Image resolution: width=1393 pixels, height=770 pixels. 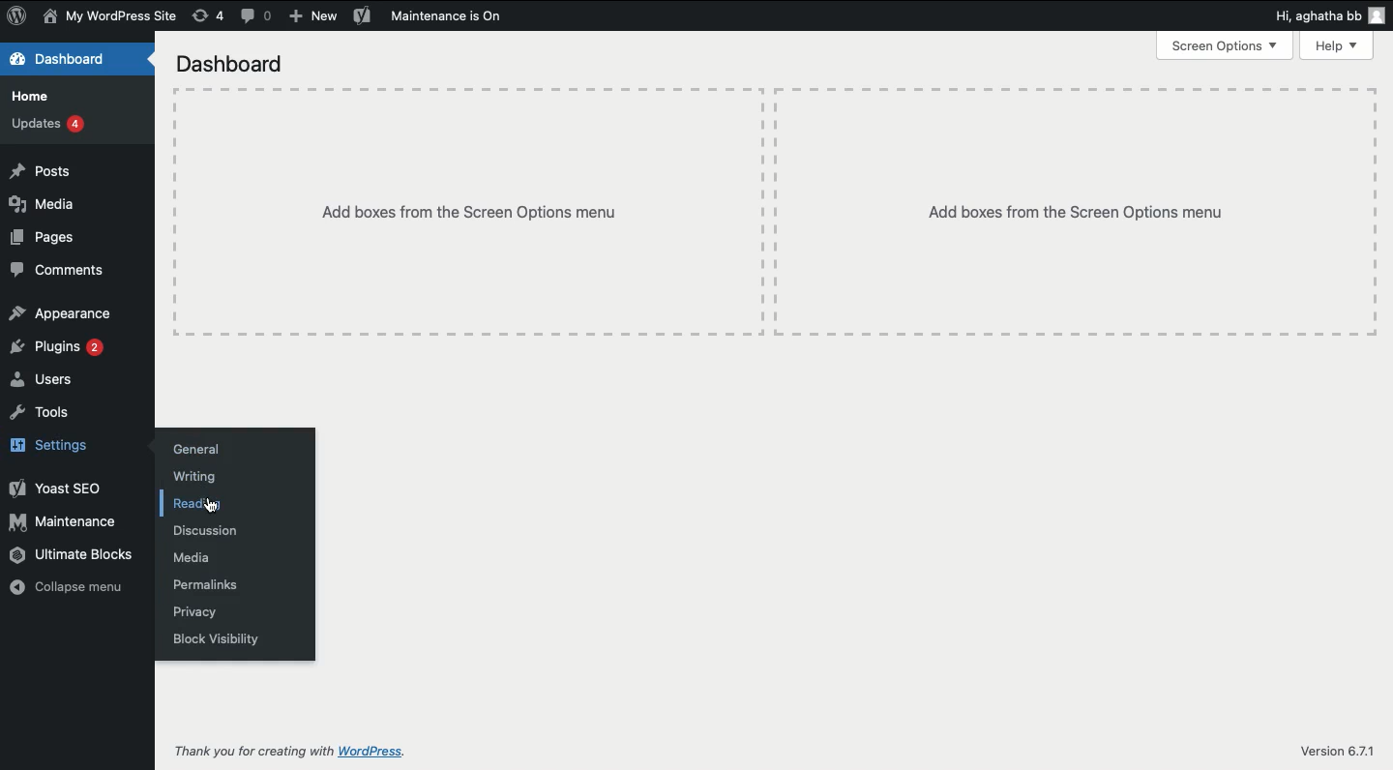 I want to click on plugins 2, so click(x=58, y=345).